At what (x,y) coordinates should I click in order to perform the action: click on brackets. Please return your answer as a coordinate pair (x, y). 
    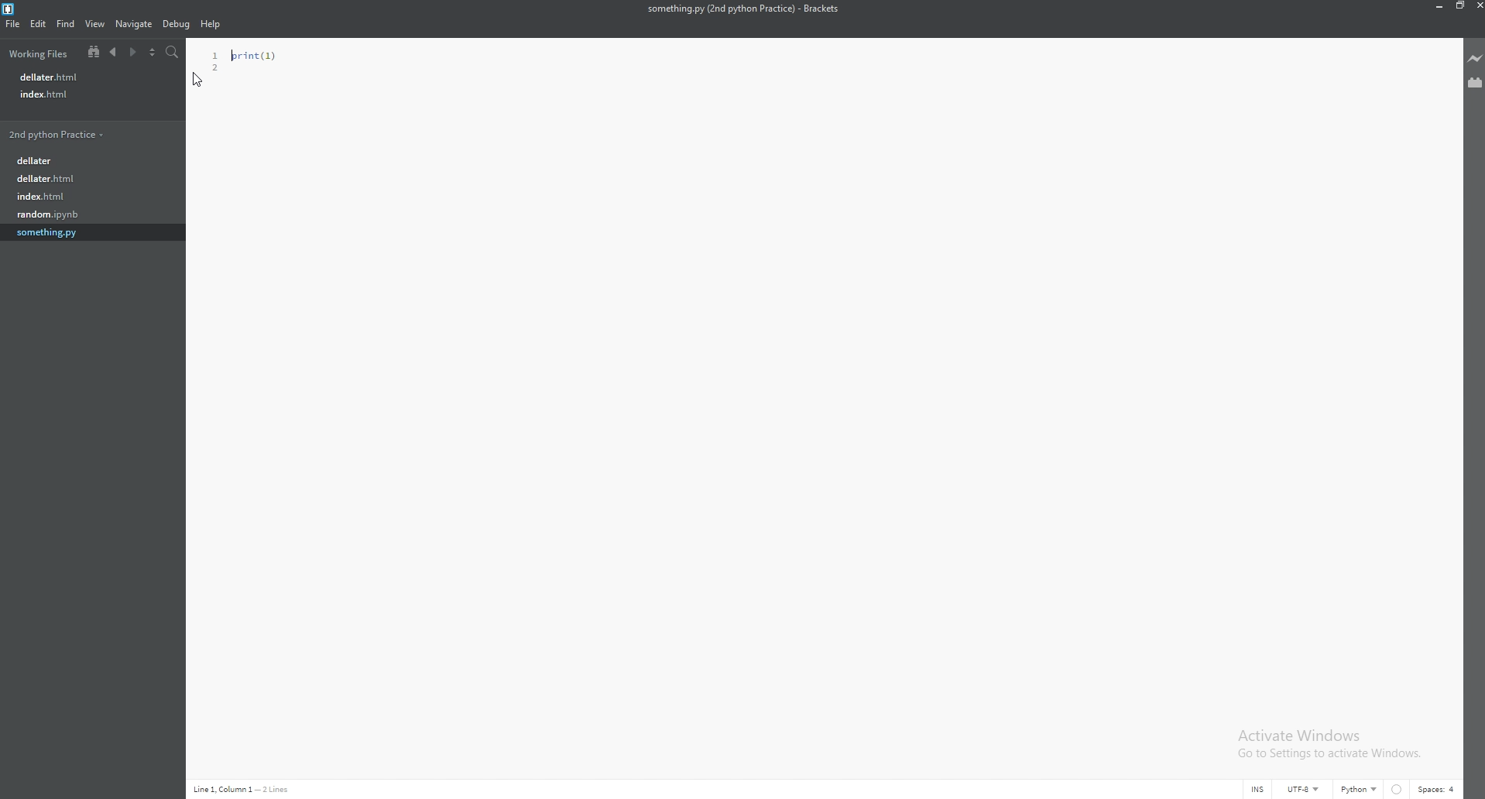
    Looking at the image, I should click on (11, 9).